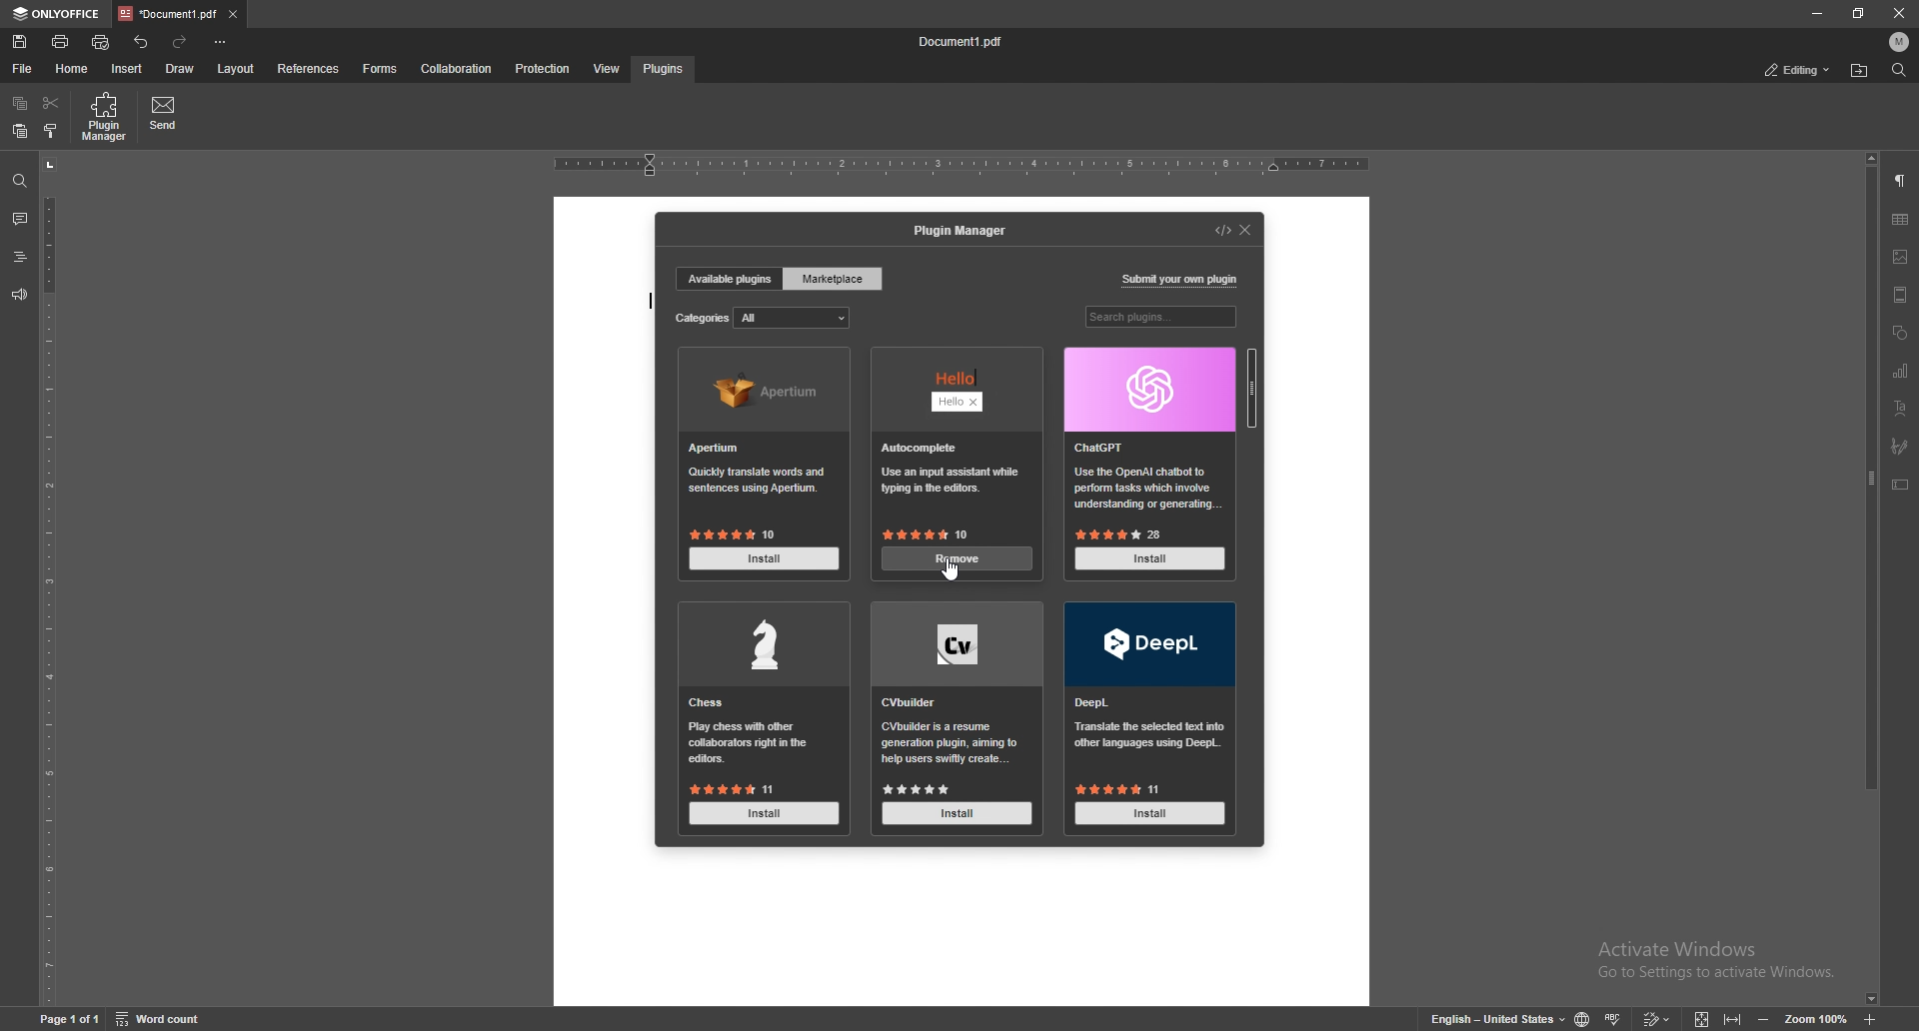  I want to click on cut, so click(51, 104).